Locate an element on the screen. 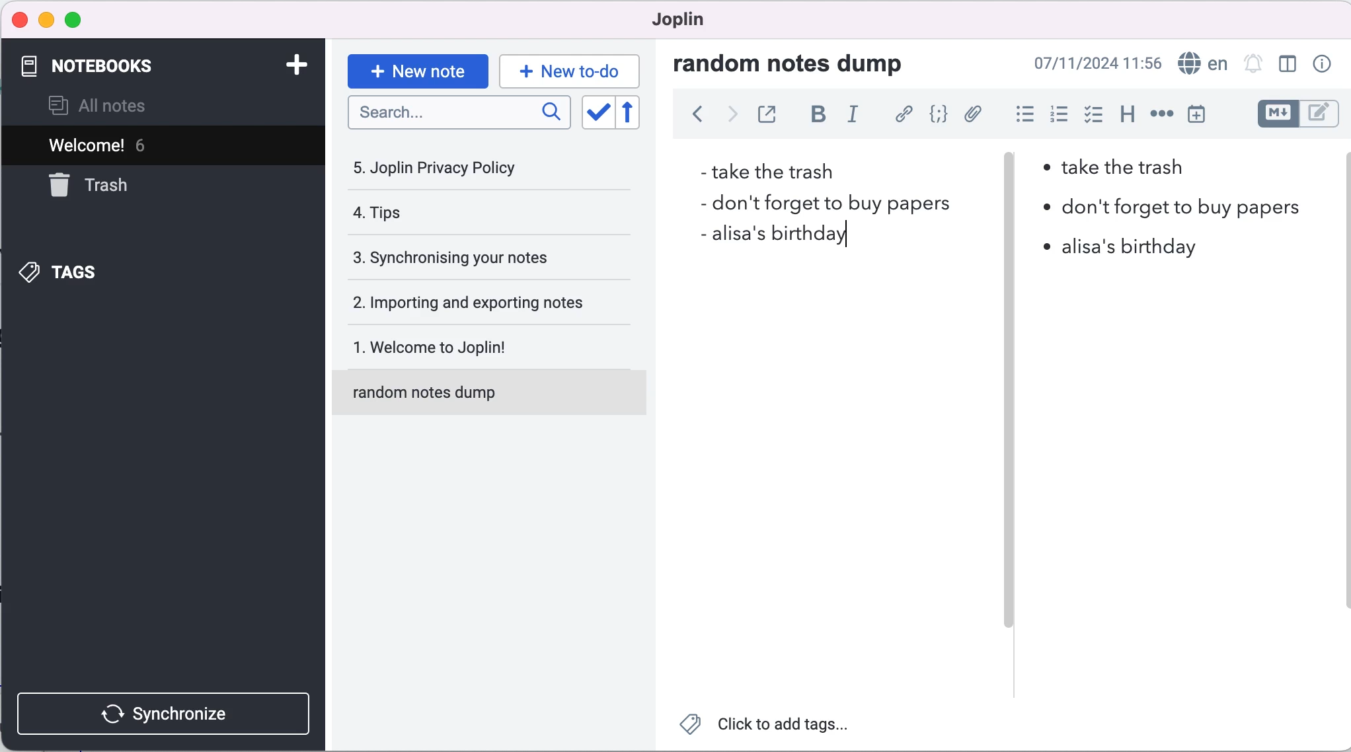  all notes is located at coordinates (119, 105).